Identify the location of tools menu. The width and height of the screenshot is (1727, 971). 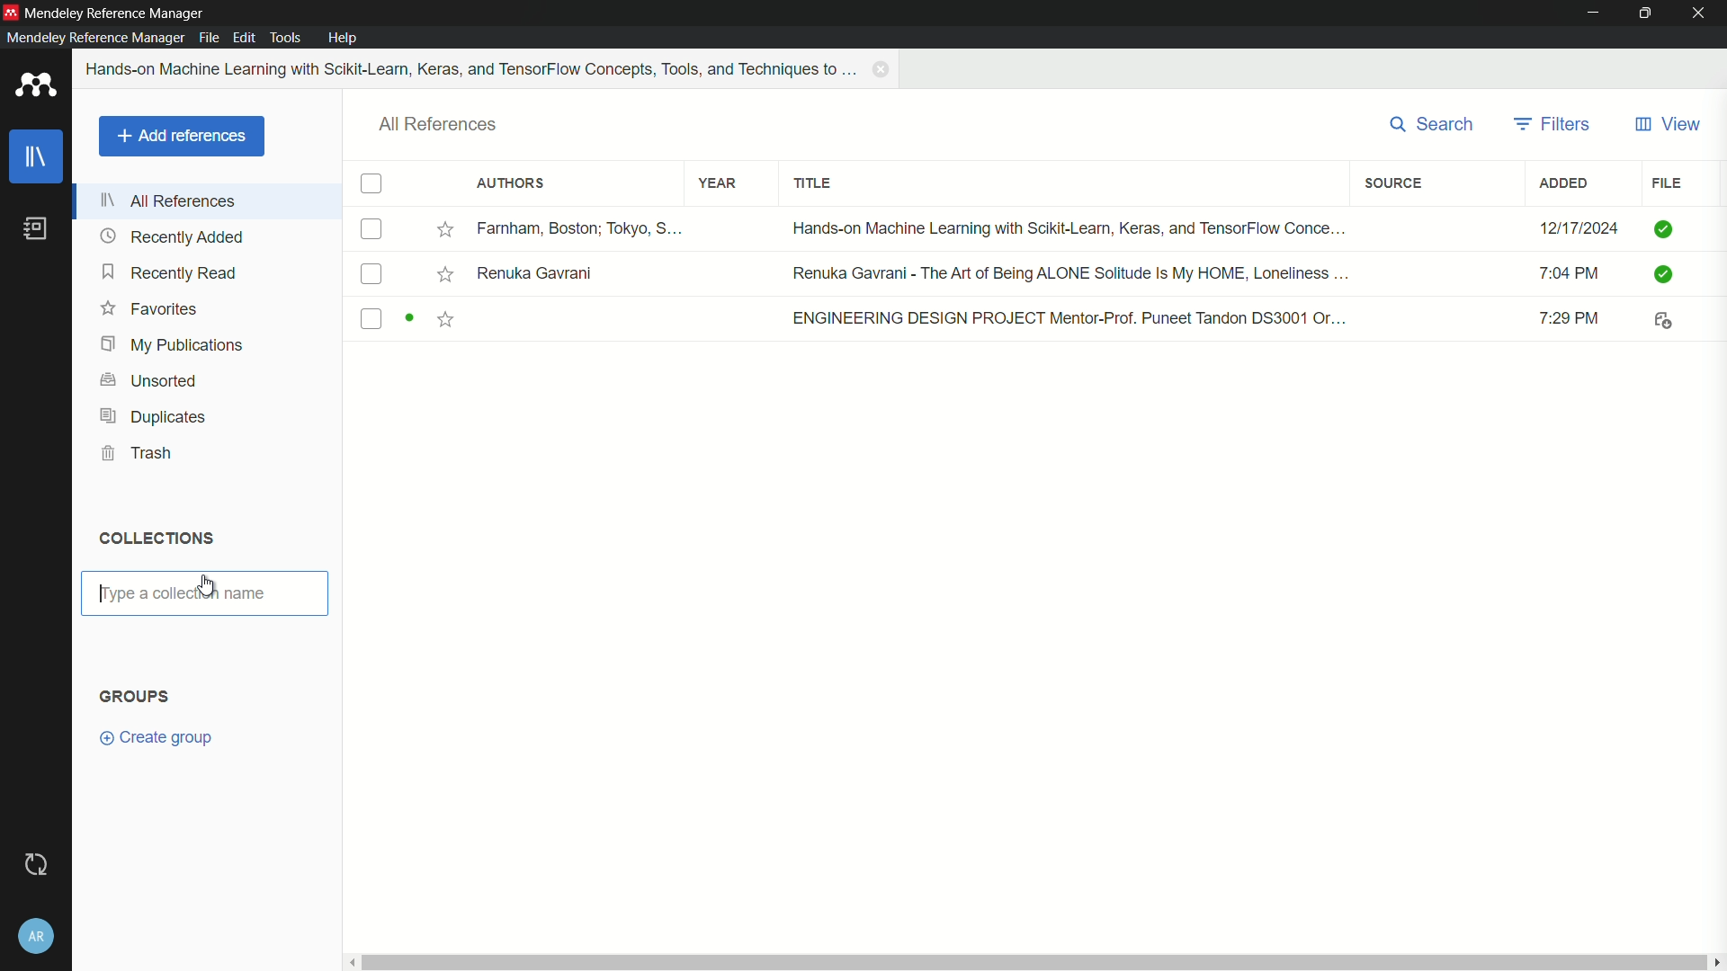
(284, 39).